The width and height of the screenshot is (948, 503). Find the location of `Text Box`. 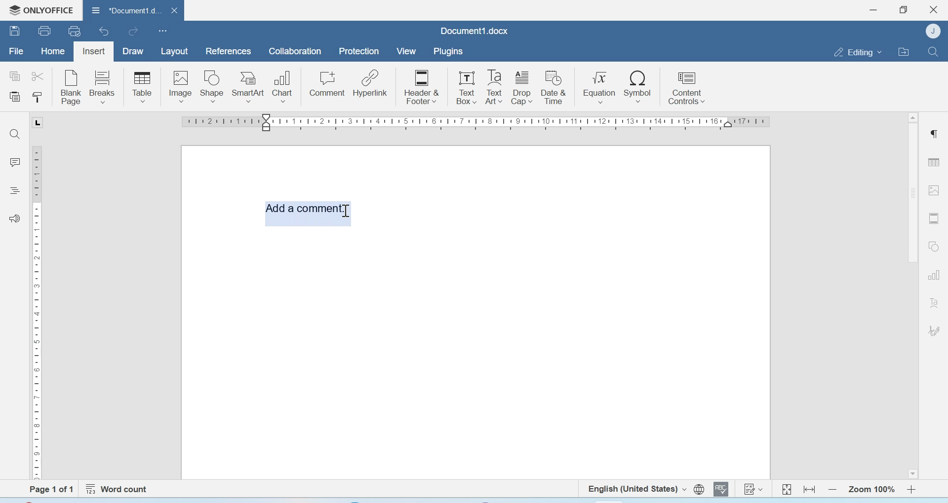

Text Box is located at coordinates (464, 87).